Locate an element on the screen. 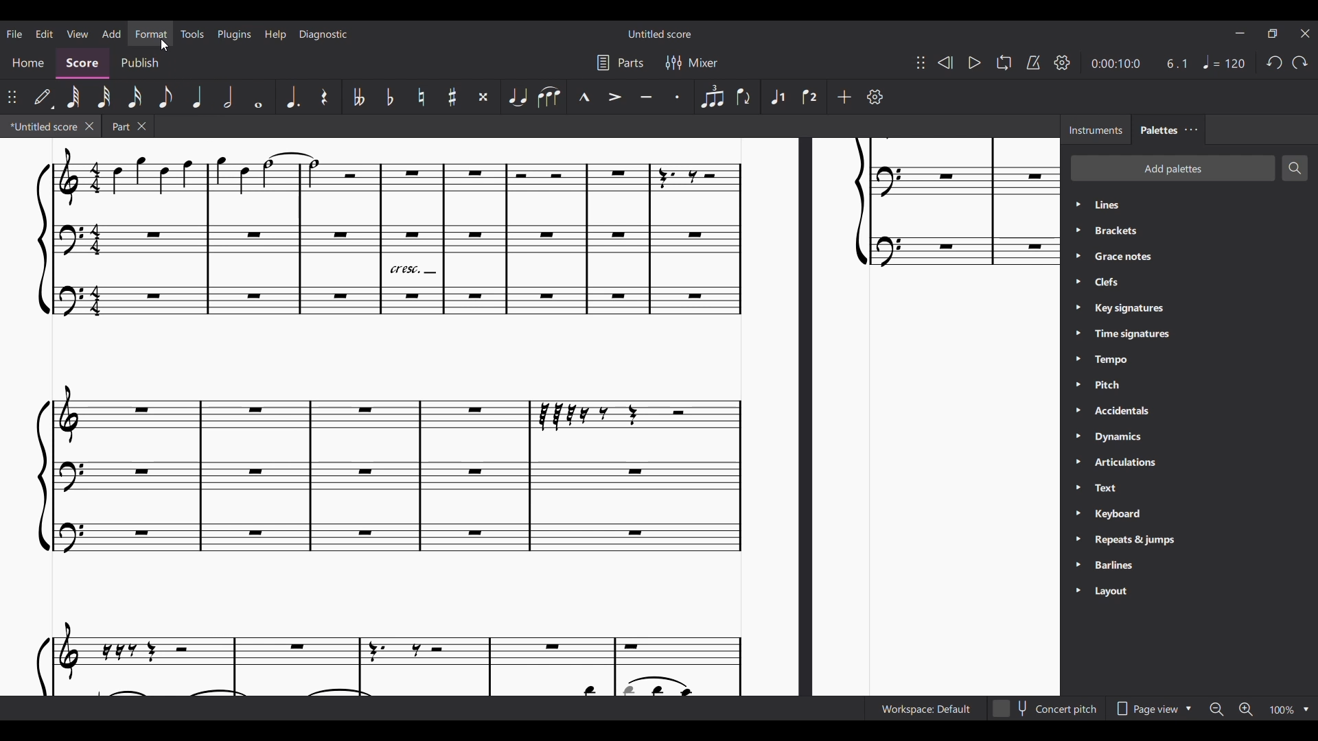  Flip direction is located at coordinates (744, 97).